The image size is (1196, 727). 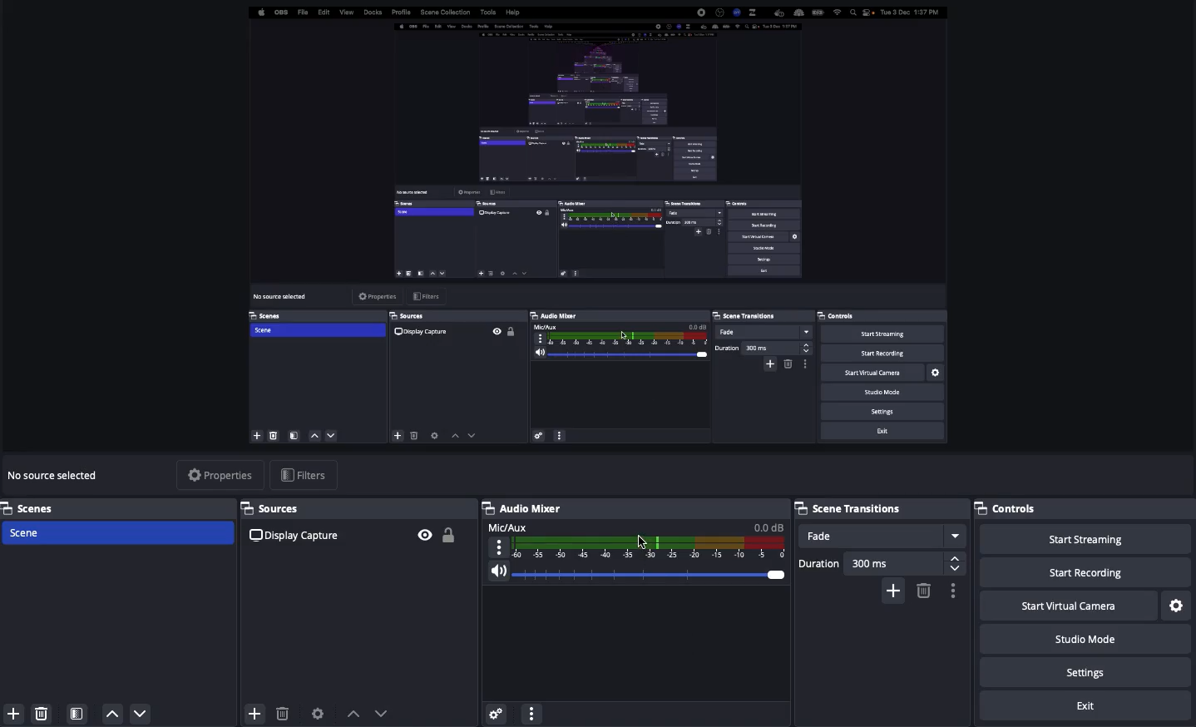 What do you see at coordinates (220, 474) in the screenshot?
I see `Properties` at bounding box center [220, 474].